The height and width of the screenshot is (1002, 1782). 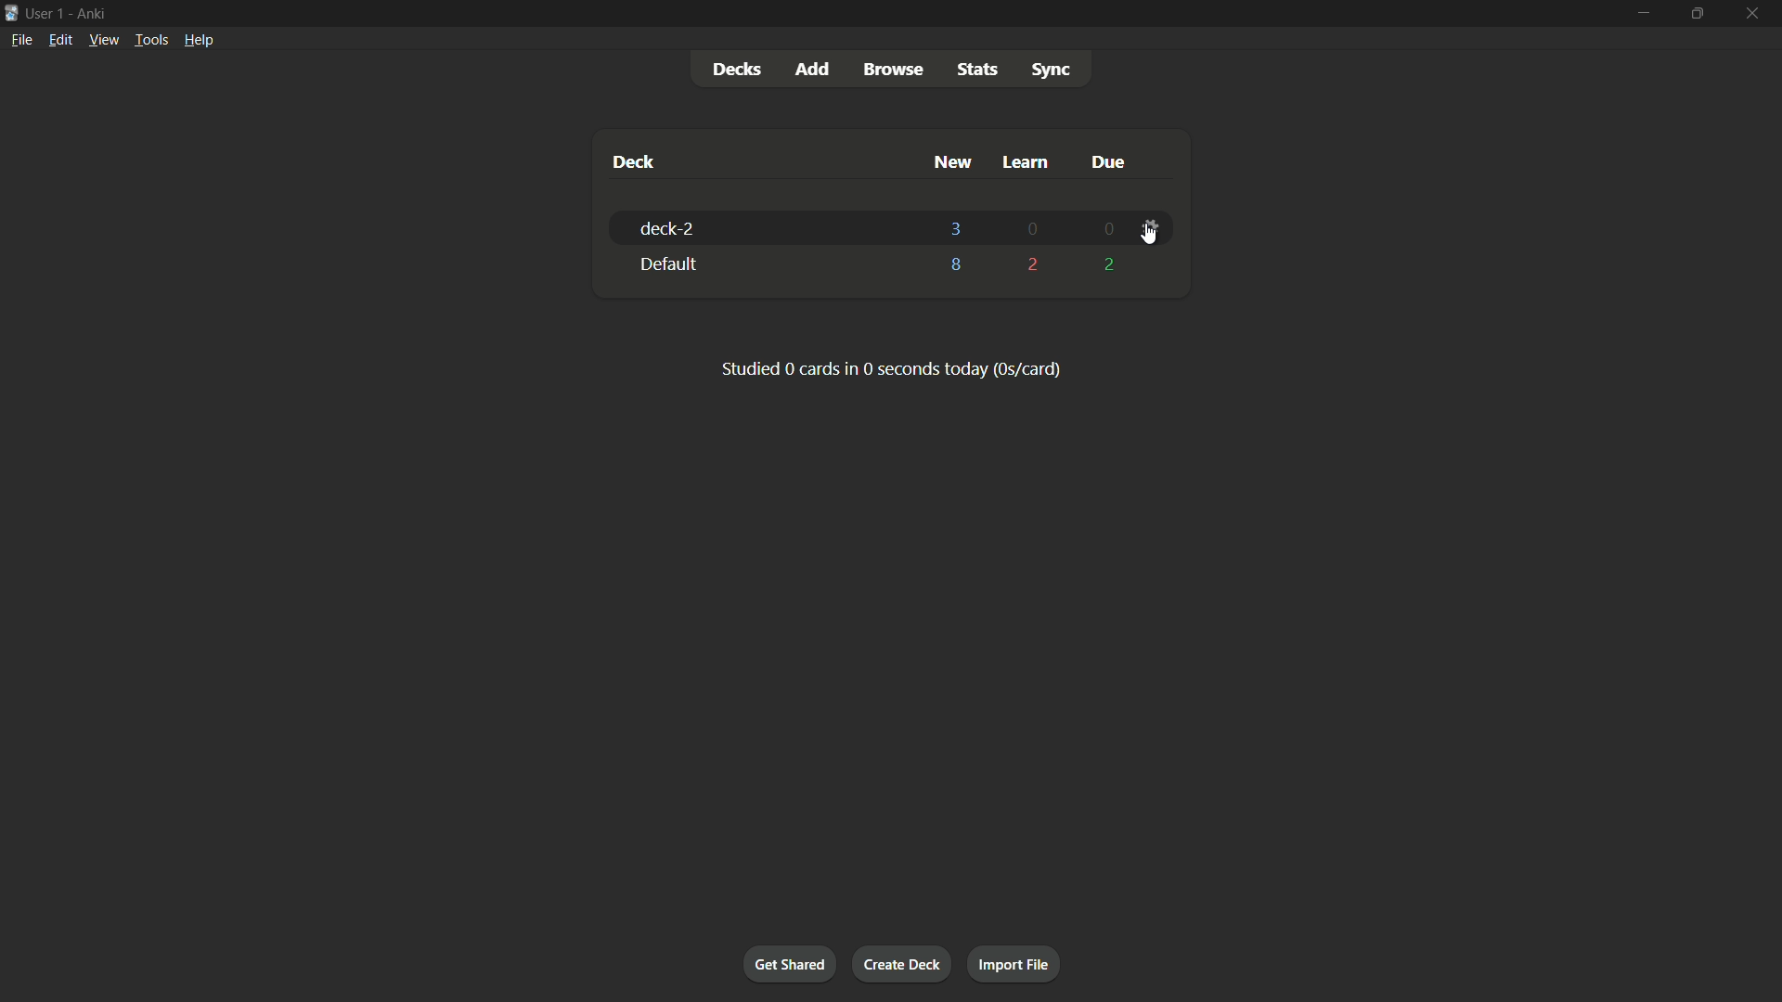 I want to click on create deck, so click(x=904, y=965).